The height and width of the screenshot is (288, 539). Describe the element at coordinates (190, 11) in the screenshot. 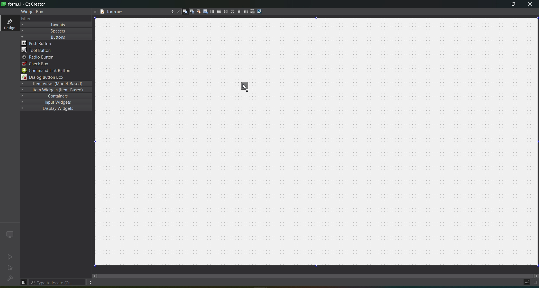

I see `edit signal slots` at that location.